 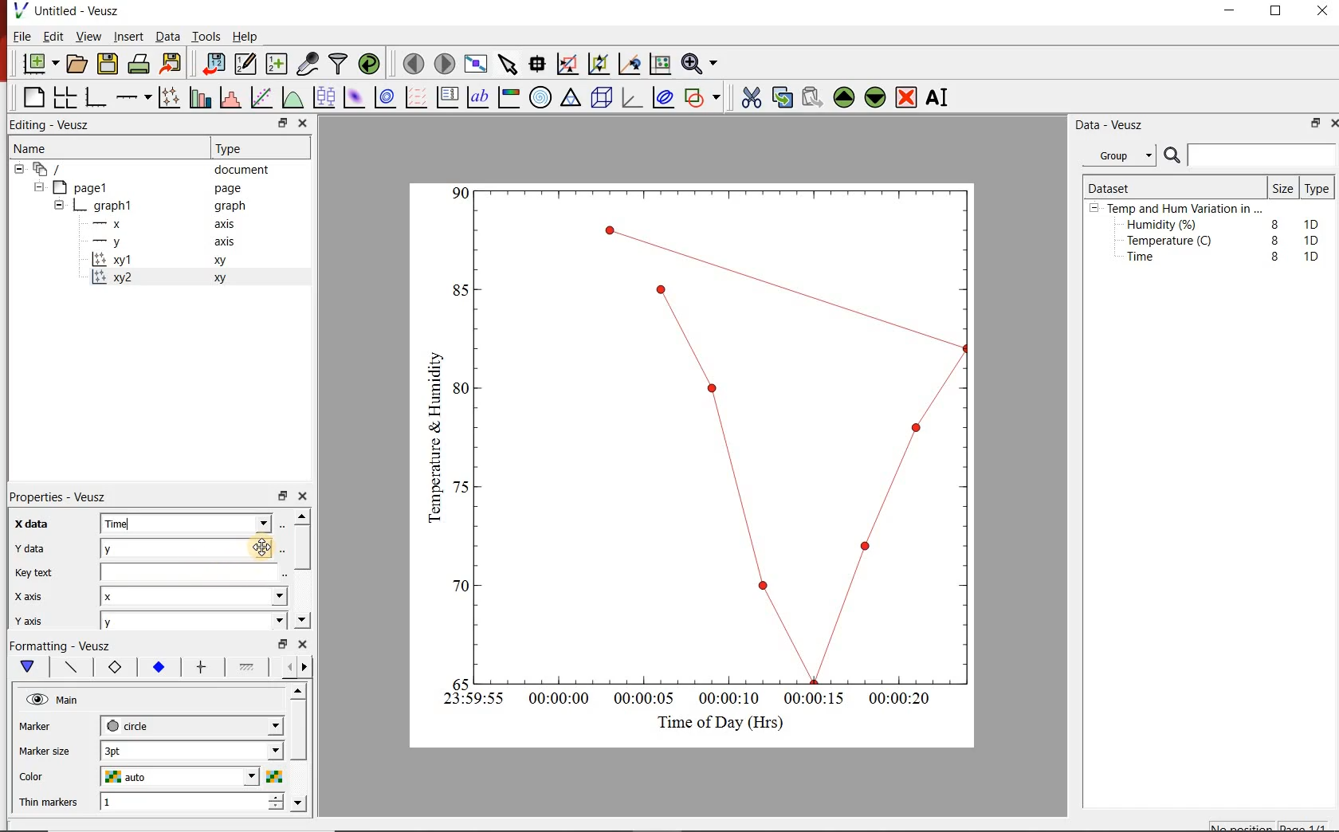 What do you see at coordinates (89, 186) in the screenshot?
I see `page1` at bounding box center [89, 186].